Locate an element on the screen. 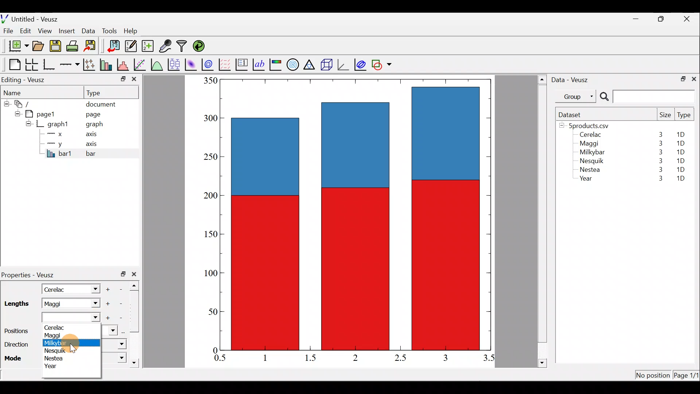  Maggi is located at coordinates (61, 304).